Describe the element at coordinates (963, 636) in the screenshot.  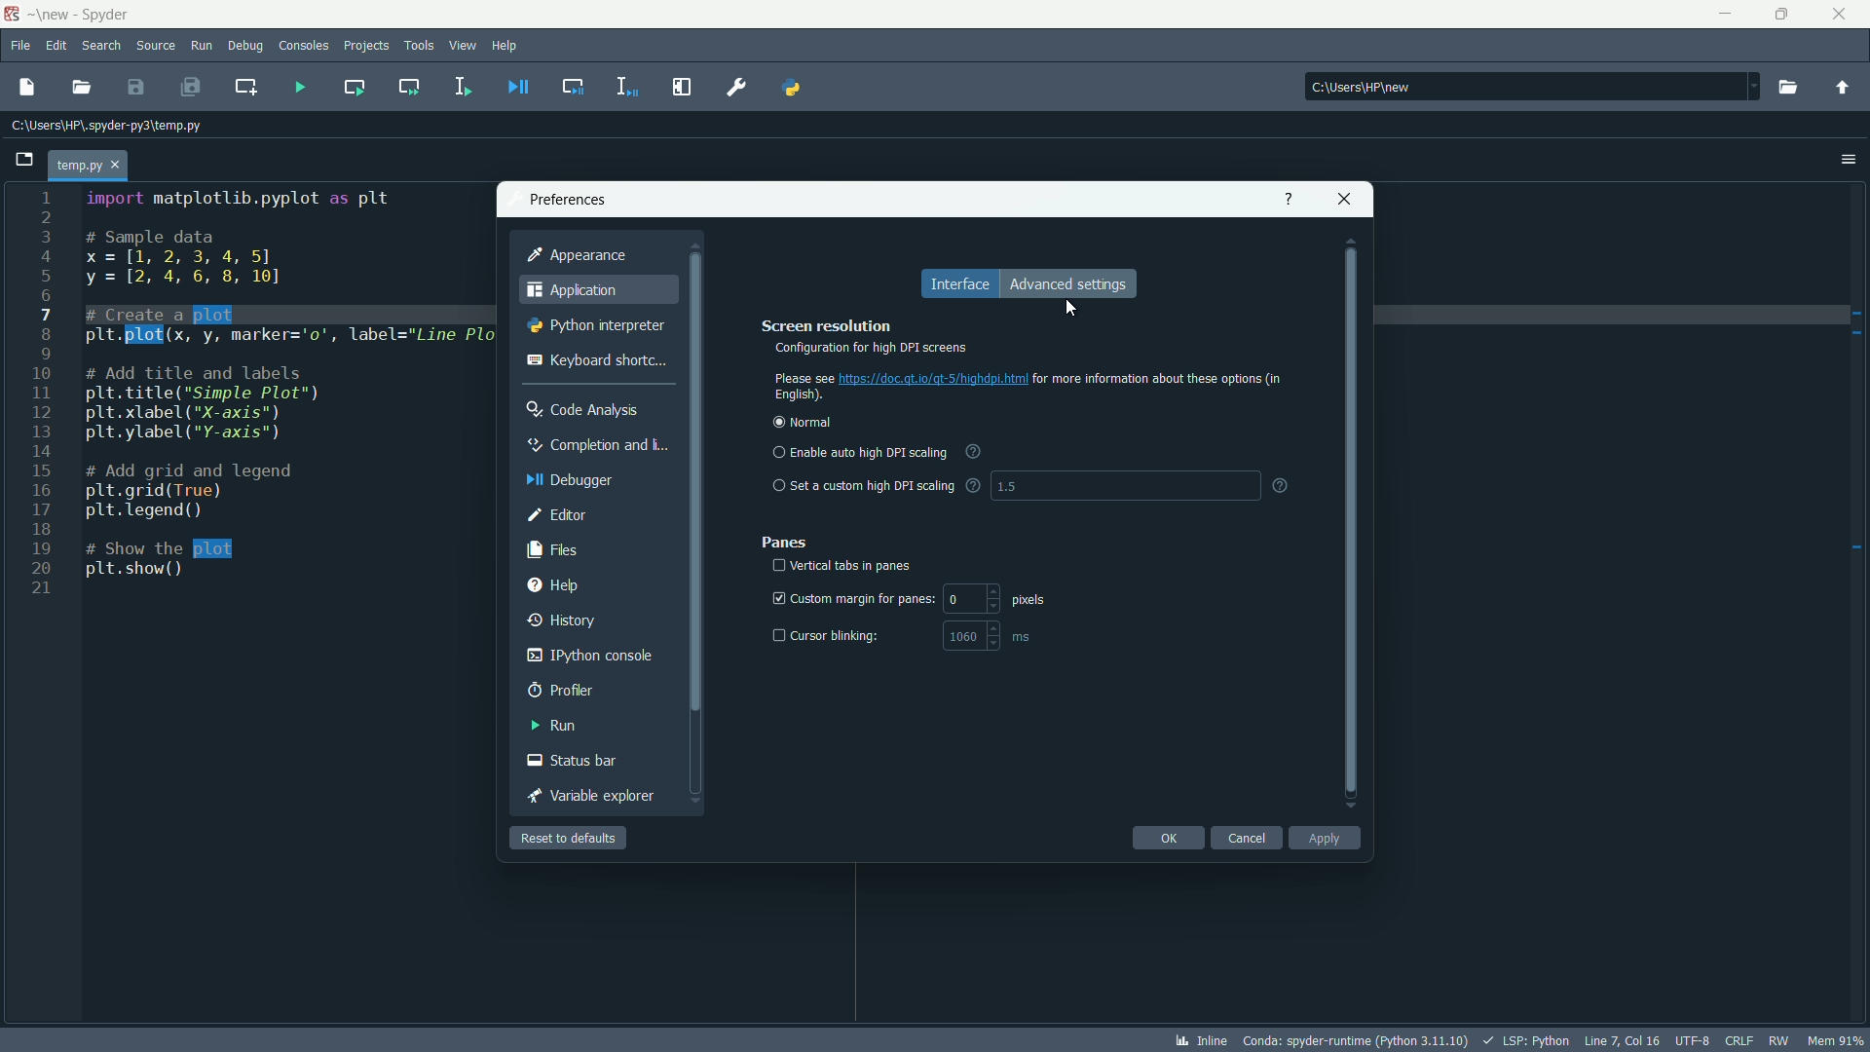
I see `1060` at that location.